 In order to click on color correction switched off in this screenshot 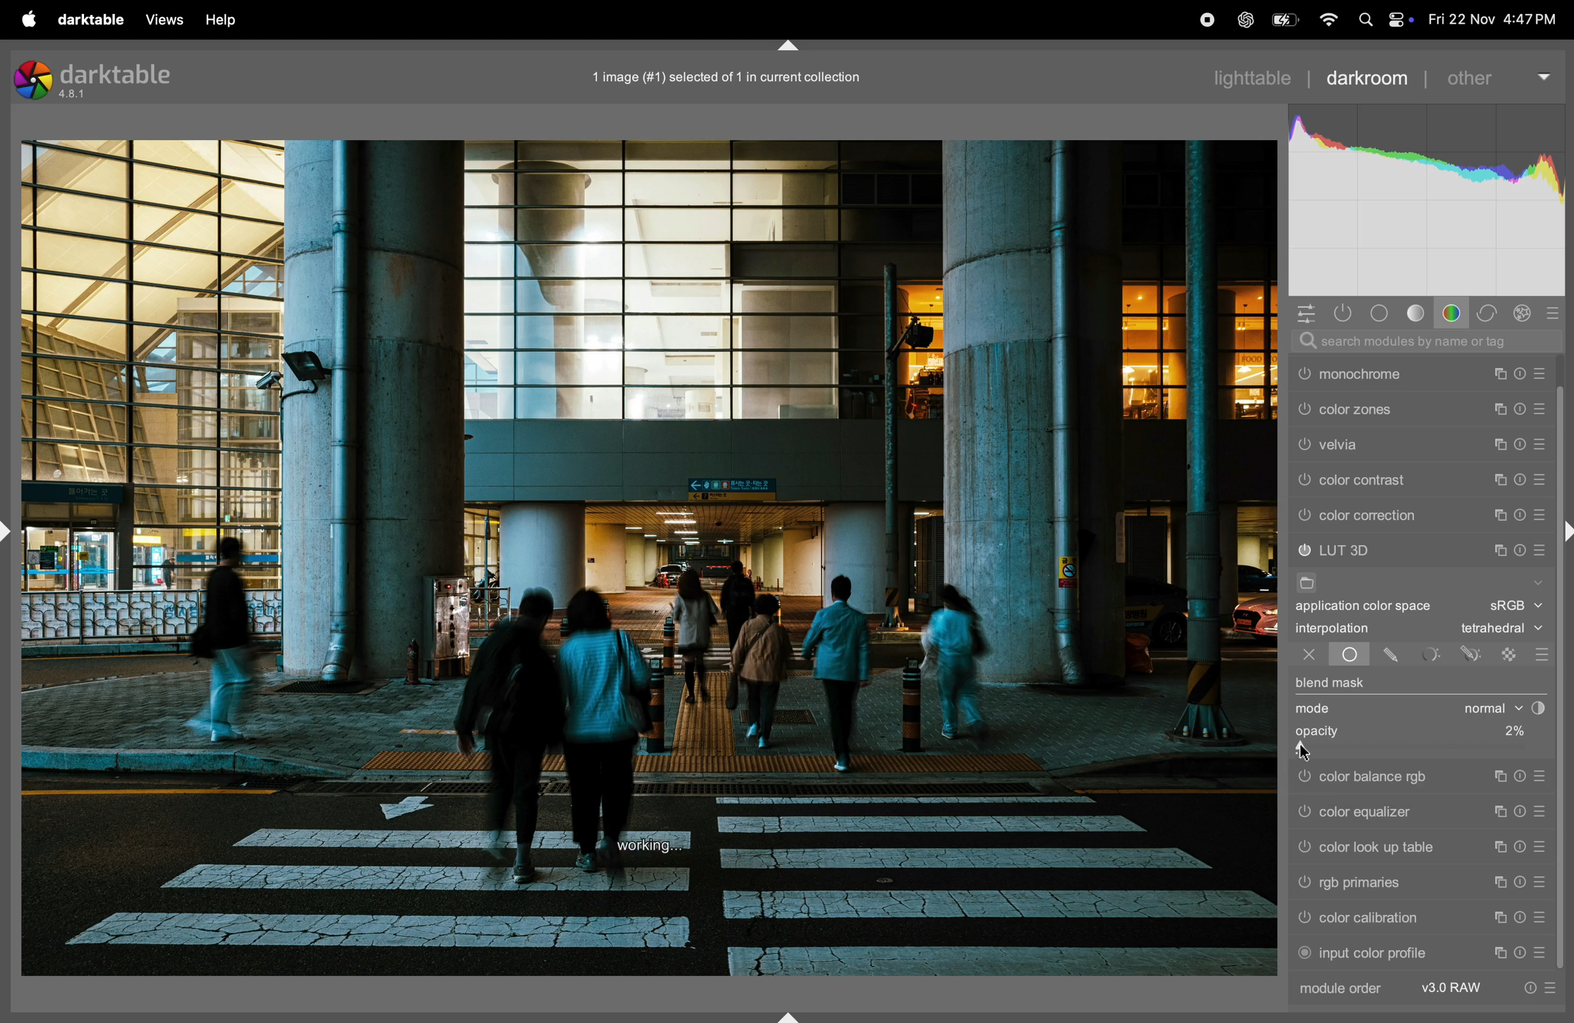, I will do `click(1305, 515)`.